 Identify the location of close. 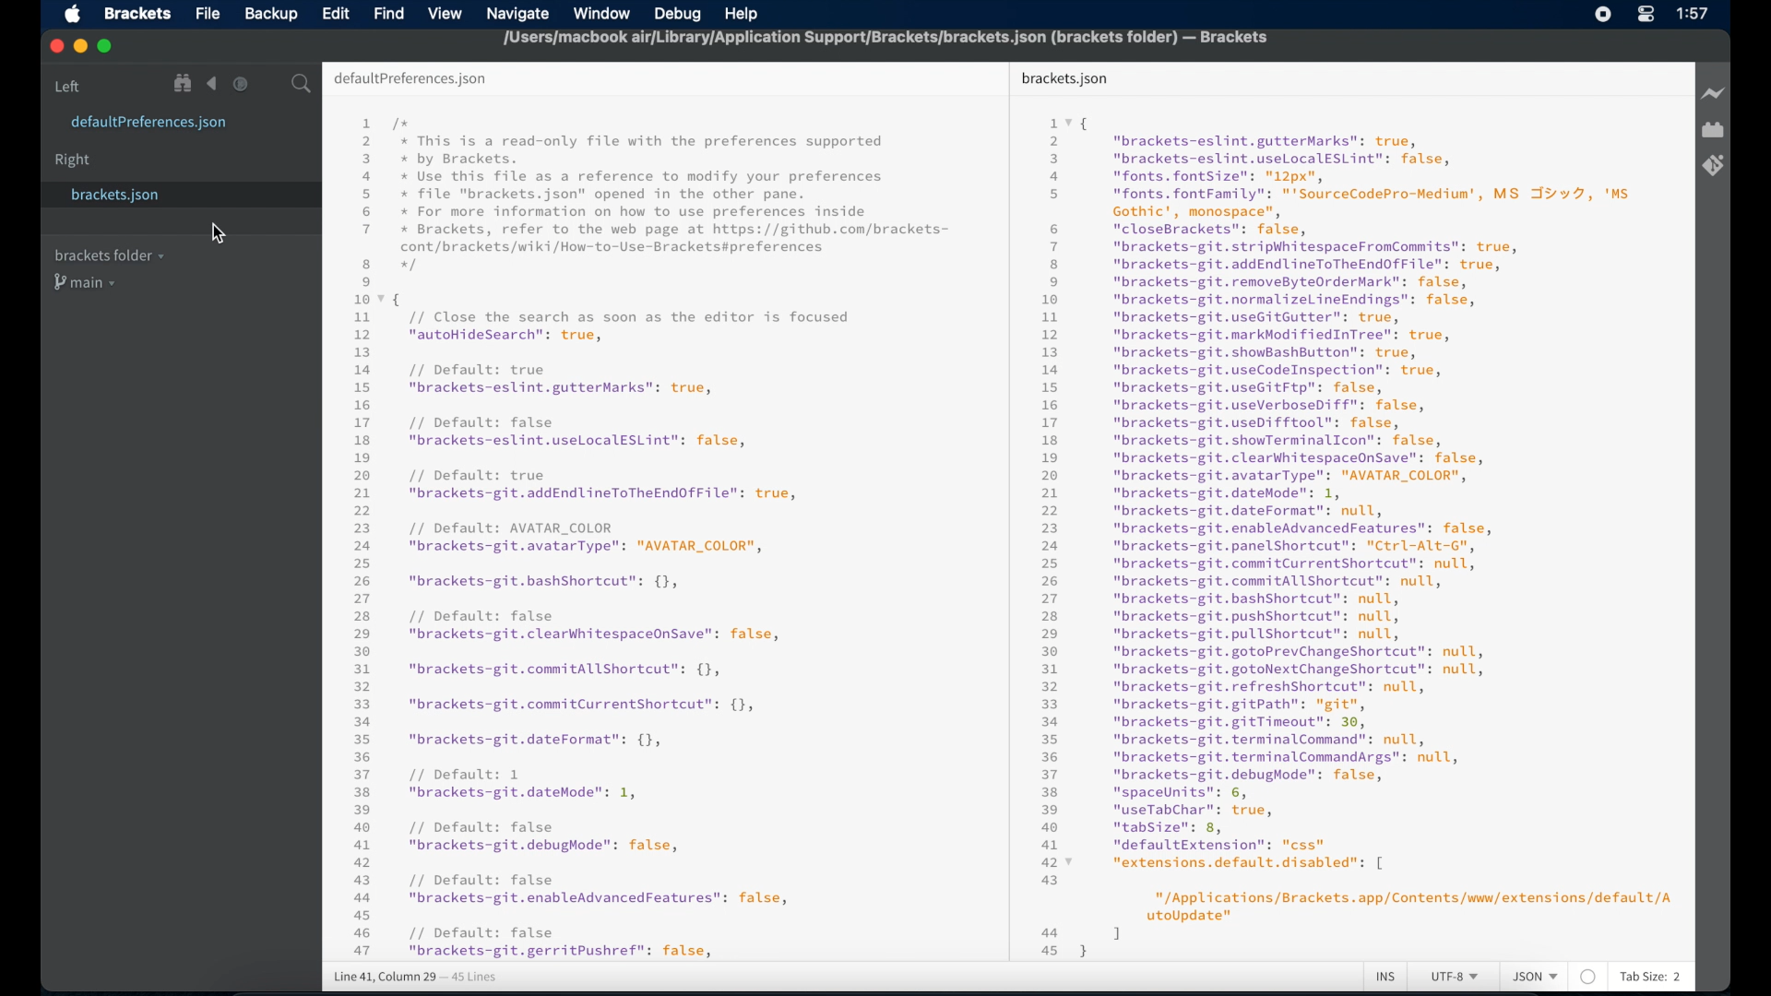
(54, 45).